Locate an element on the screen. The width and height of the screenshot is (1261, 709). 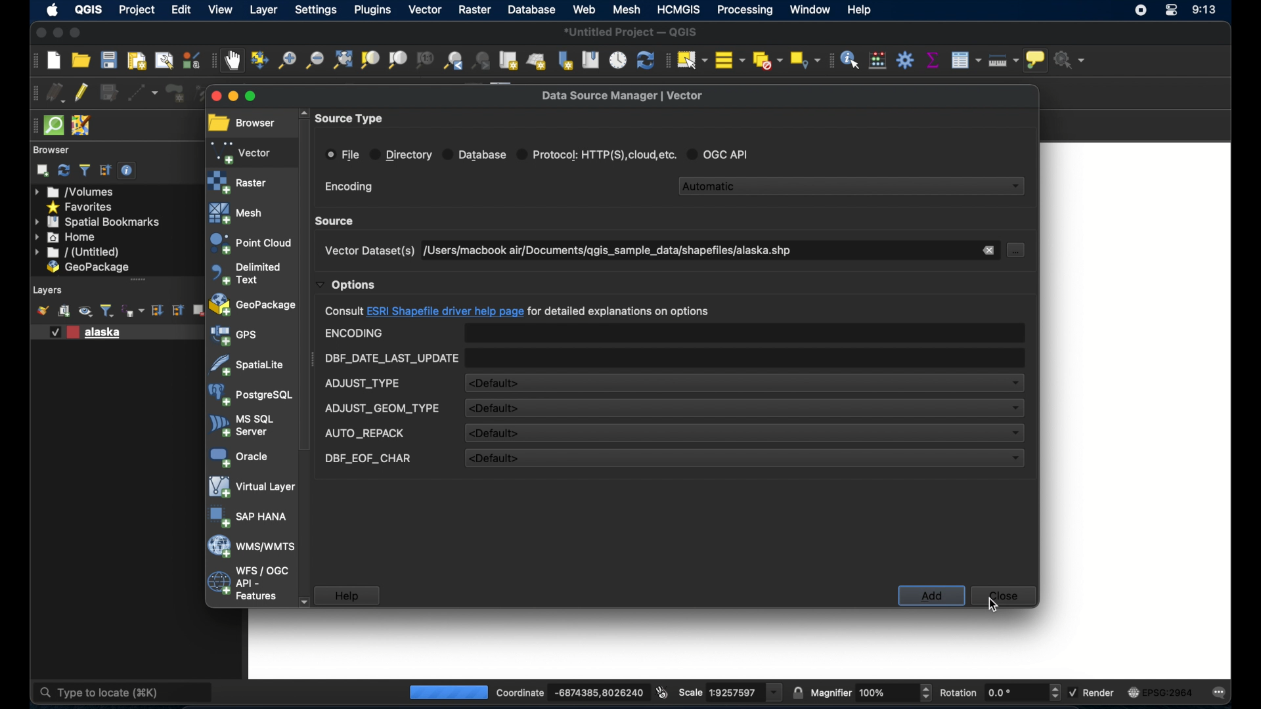
automatic dropdown is located at coordinates (853, 184).